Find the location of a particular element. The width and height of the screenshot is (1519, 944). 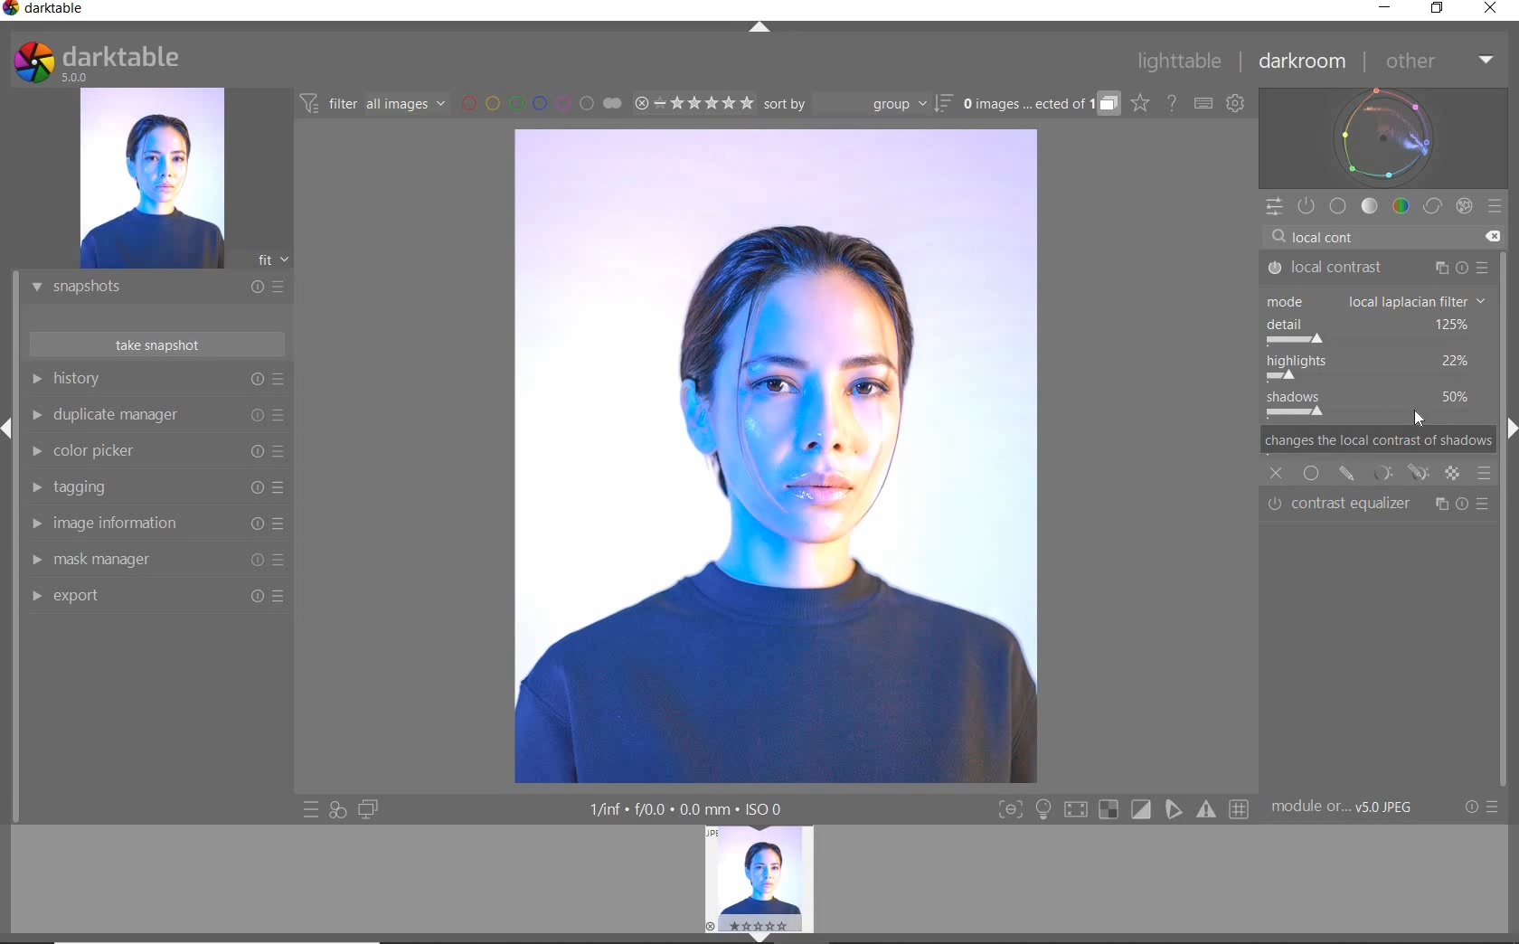

SHOW GLOBAL PREFERENCES is located at coordinates (1235, 104).